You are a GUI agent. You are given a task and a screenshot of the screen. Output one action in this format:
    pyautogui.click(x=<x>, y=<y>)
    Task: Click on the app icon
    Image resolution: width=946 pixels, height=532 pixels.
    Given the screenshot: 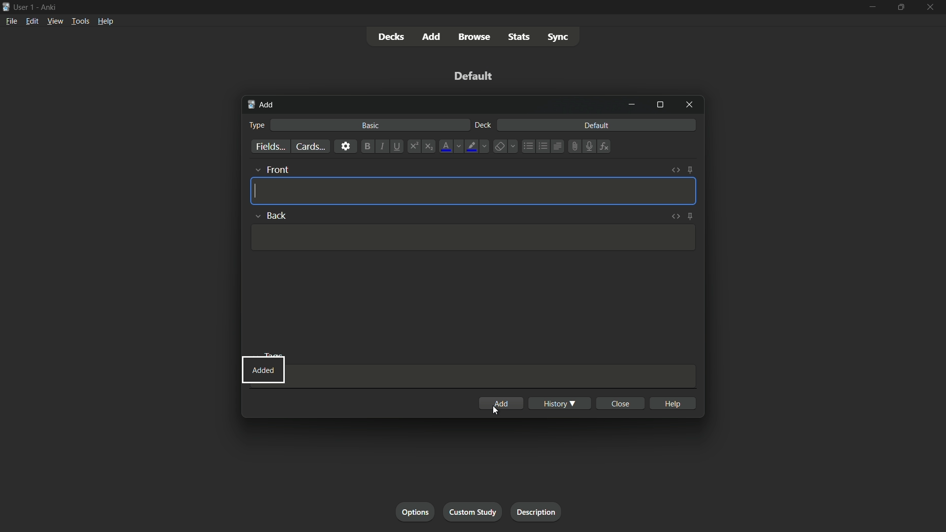 What is the action you would take?
    pyautogui.click(x=6, y=6)
    